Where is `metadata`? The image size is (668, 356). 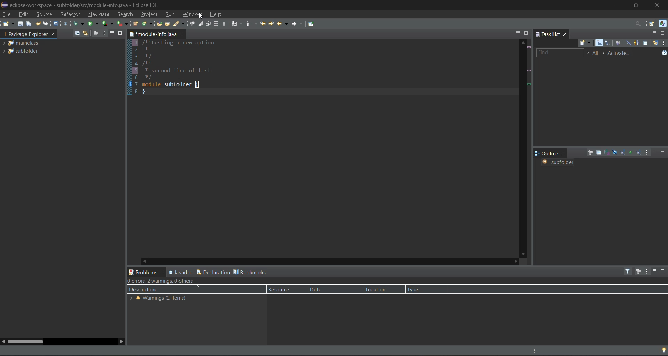
metadata is located at coordinates (162, 282).